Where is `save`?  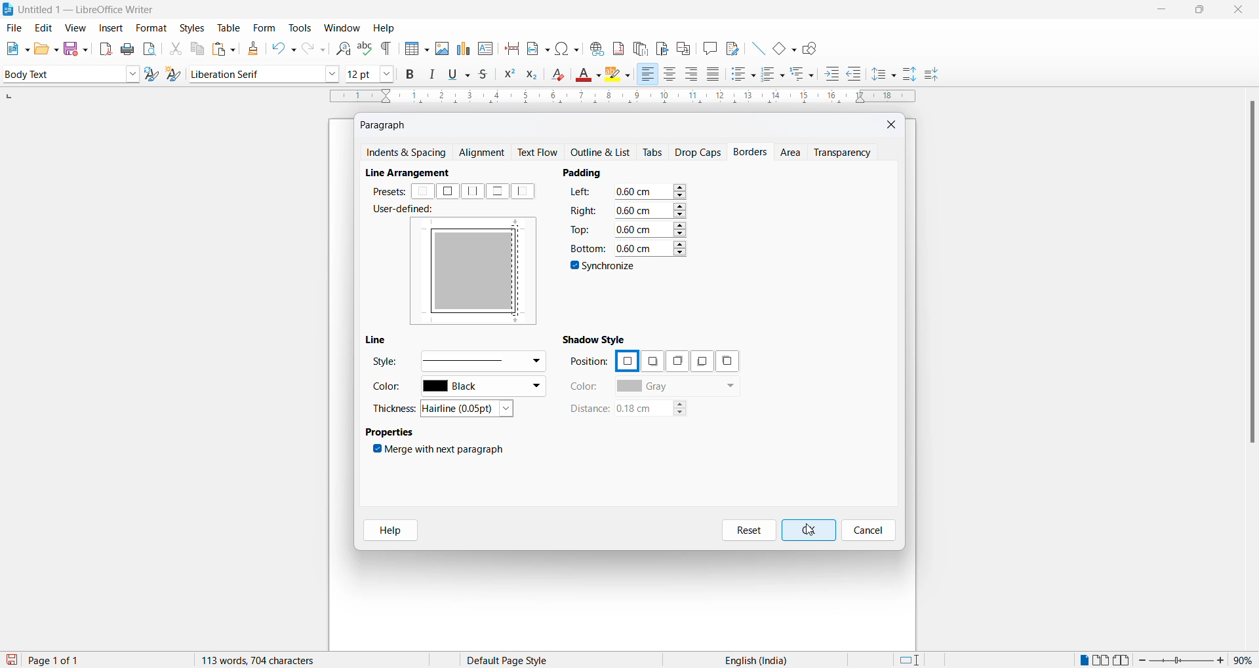 save is located at coordinates (12, 660).